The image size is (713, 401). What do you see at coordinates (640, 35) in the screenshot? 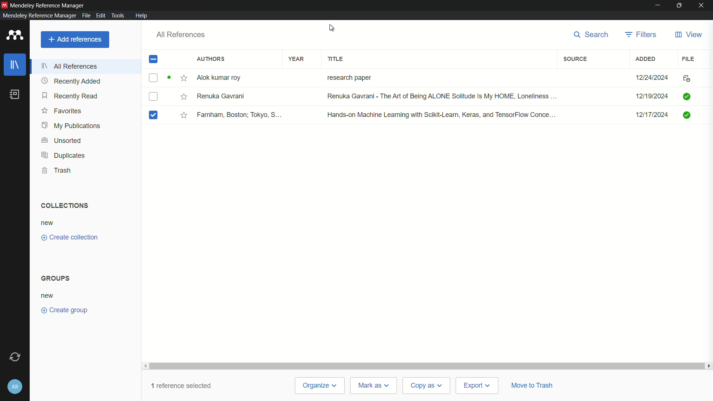
I see `filters` at bounding box center [640, 35].